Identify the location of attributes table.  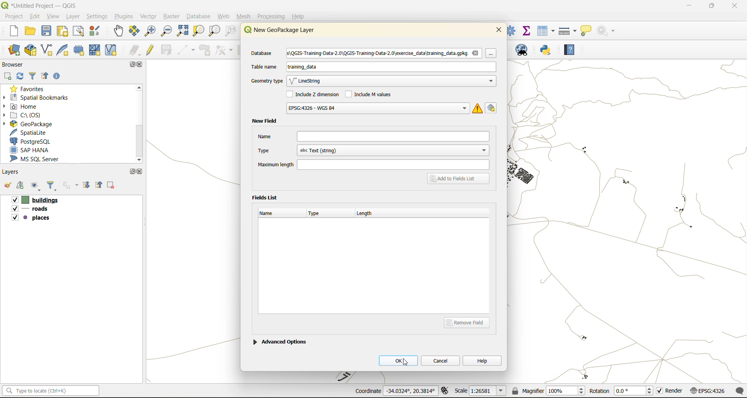
(546, 31).